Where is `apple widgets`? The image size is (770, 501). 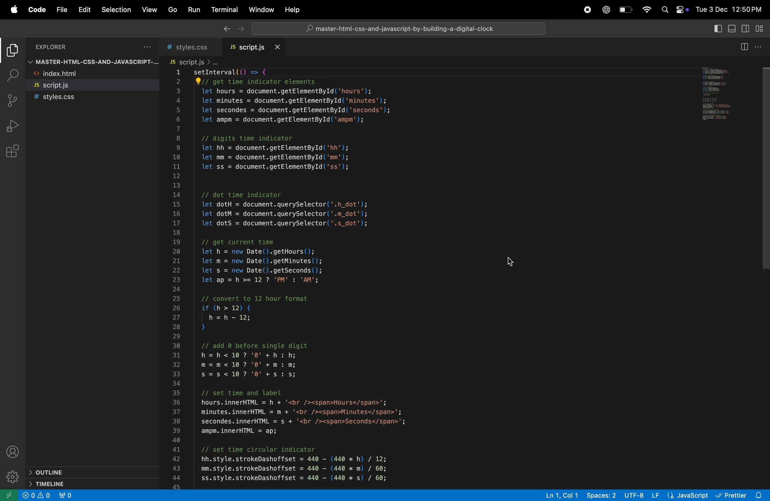 apple widgets is located at coordinates (674, 9).